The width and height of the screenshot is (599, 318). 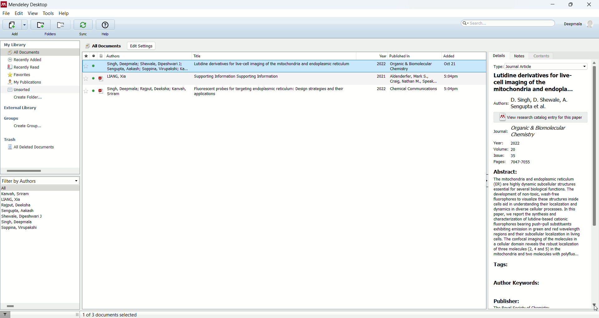 I want to click on online help guide for mendeley, so click(x=105, y=24).